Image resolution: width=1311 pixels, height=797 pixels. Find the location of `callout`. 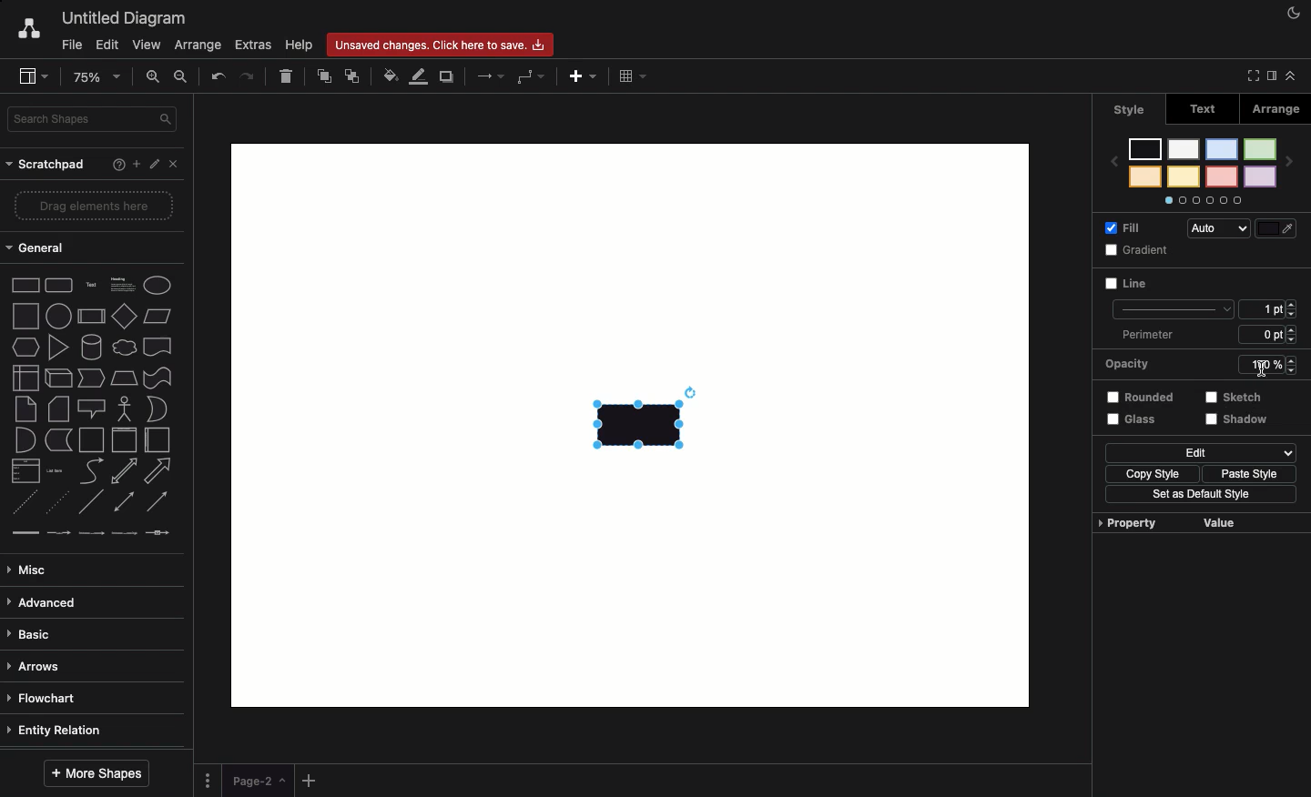

callout is located at coordinates (93, 408).